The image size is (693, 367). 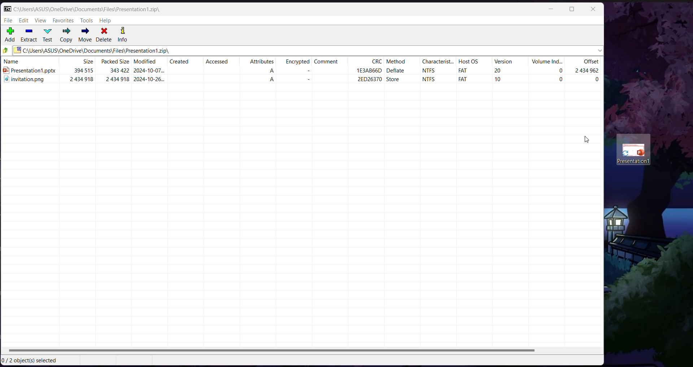 What do you see at coordinates (370, 70) in the screenshot?
I see `1E3AB66d` at bounding box center [370, 70].